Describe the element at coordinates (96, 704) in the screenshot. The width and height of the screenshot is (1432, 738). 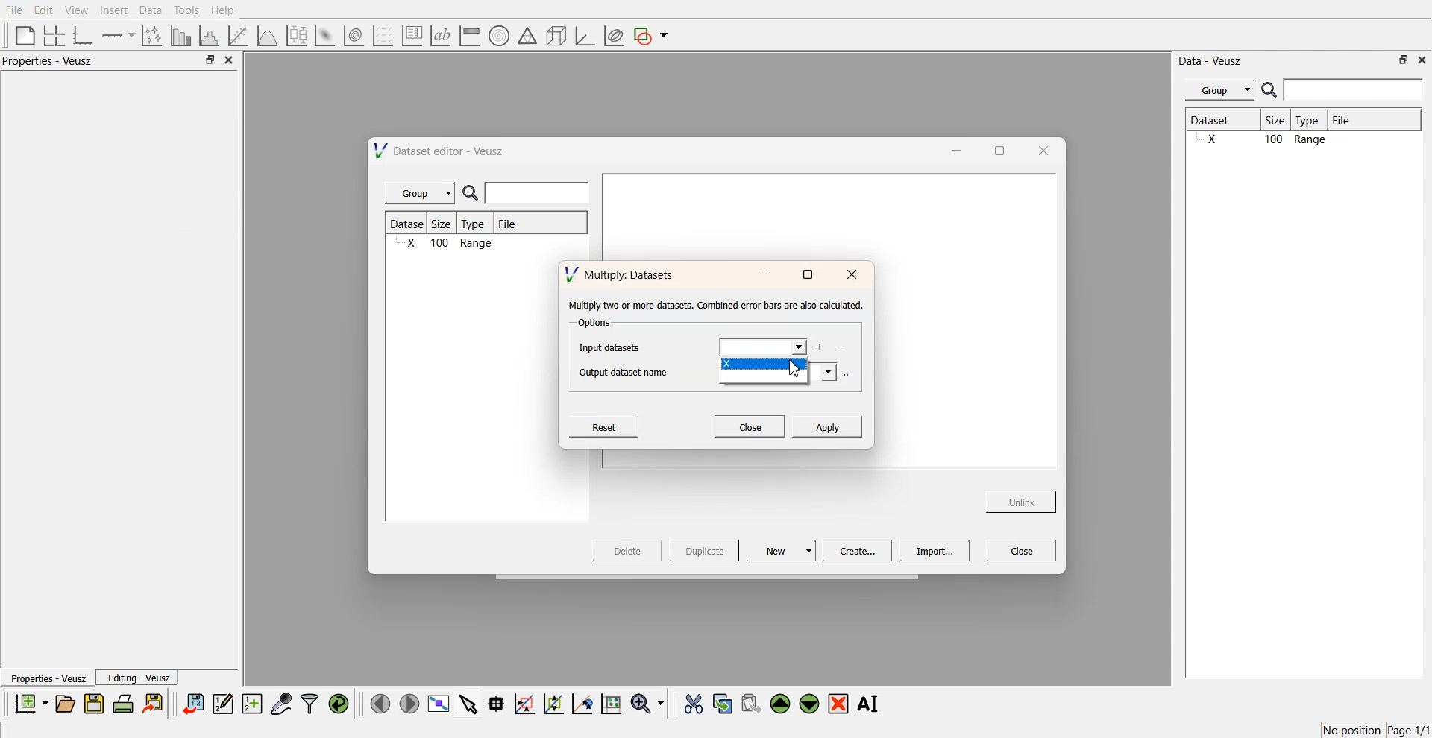
I see `save` at that location.